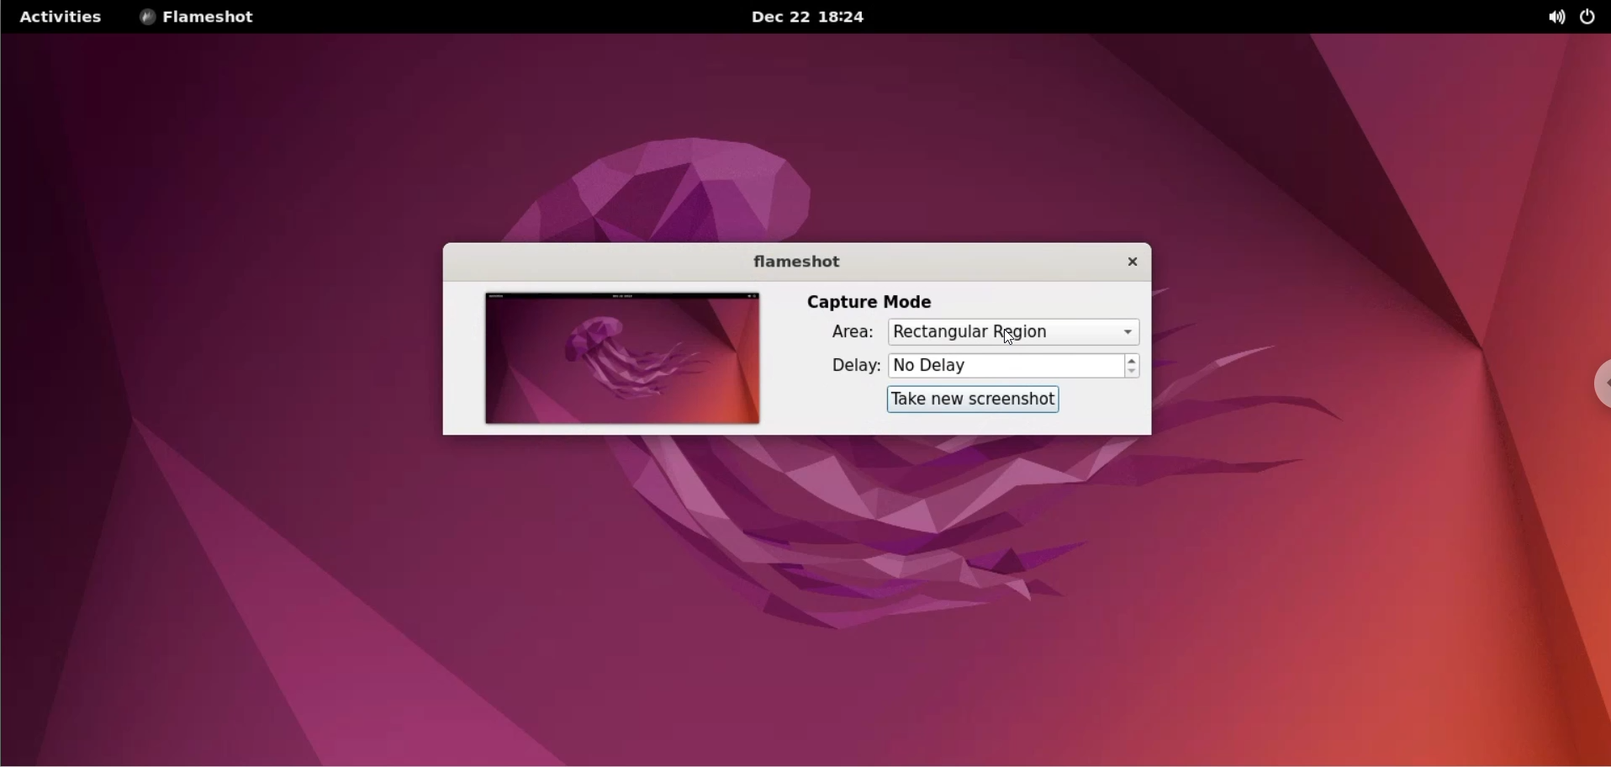 The height and width of the screenshot is (767, 1611). Describe the element at coordinates (1124, 263) in the screenshot. I see `close ` at that location.